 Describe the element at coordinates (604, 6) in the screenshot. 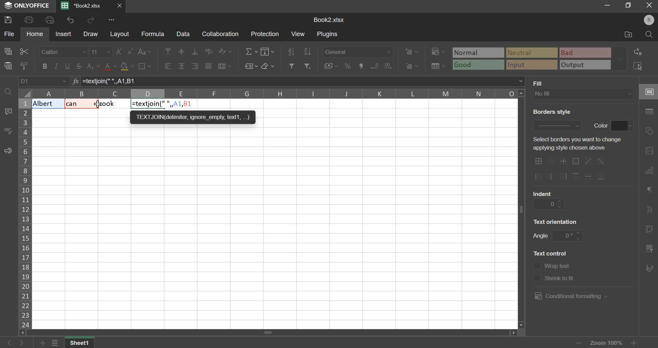

I see `minimize` at that location.